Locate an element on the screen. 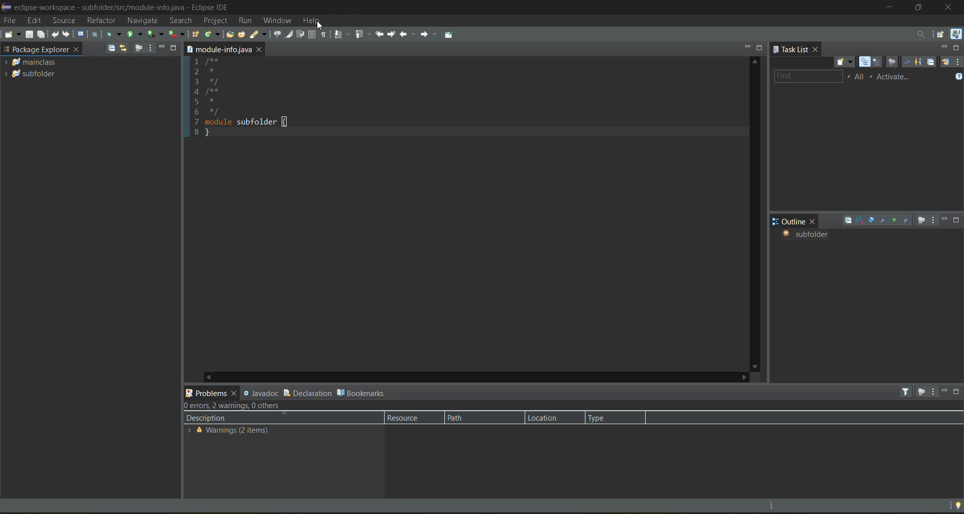  search is located at coordinates (259, 33).